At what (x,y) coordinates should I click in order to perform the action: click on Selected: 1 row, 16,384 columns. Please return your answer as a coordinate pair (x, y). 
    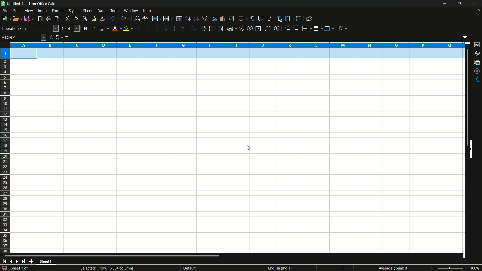
    Looking at the image, I should click on (106, 268).